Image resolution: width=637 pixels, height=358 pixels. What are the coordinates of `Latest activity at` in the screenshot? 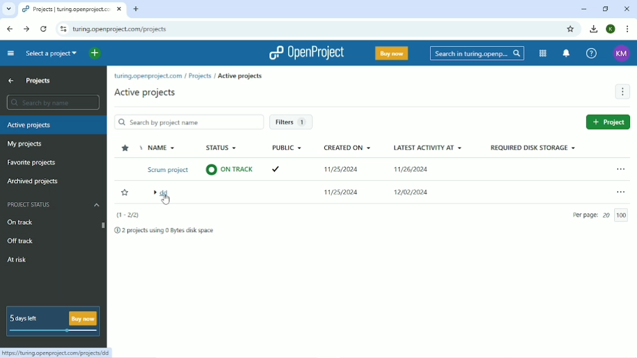 It's located at (426, 171).